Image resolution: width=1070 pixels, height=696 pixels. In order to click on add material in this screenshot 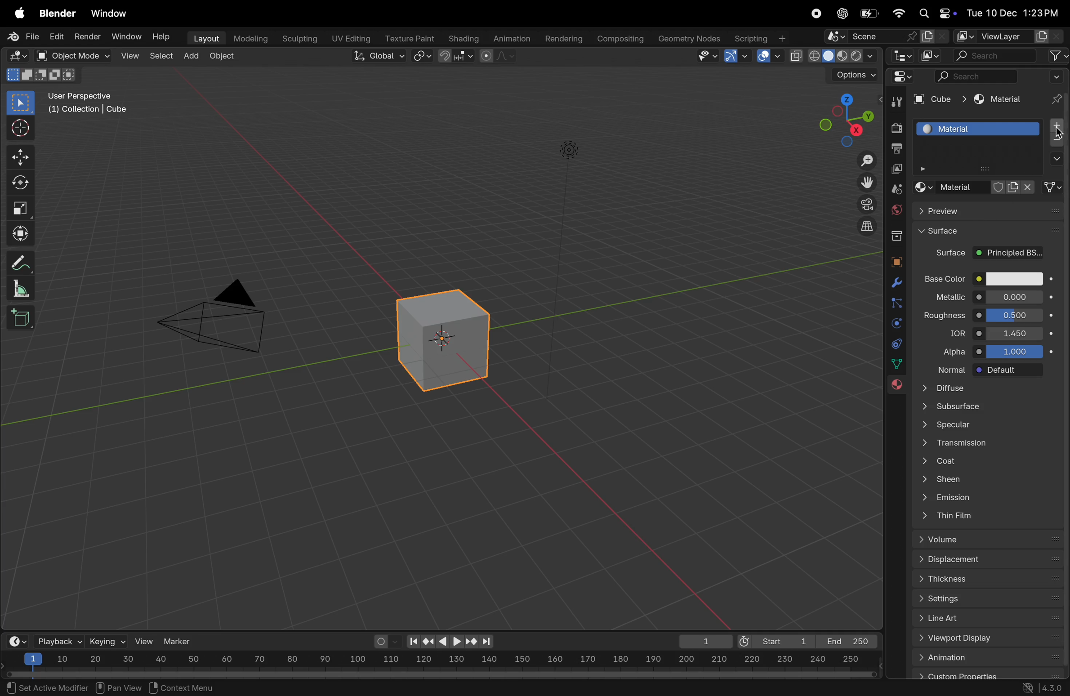, I will do `click(1054, 126)`.